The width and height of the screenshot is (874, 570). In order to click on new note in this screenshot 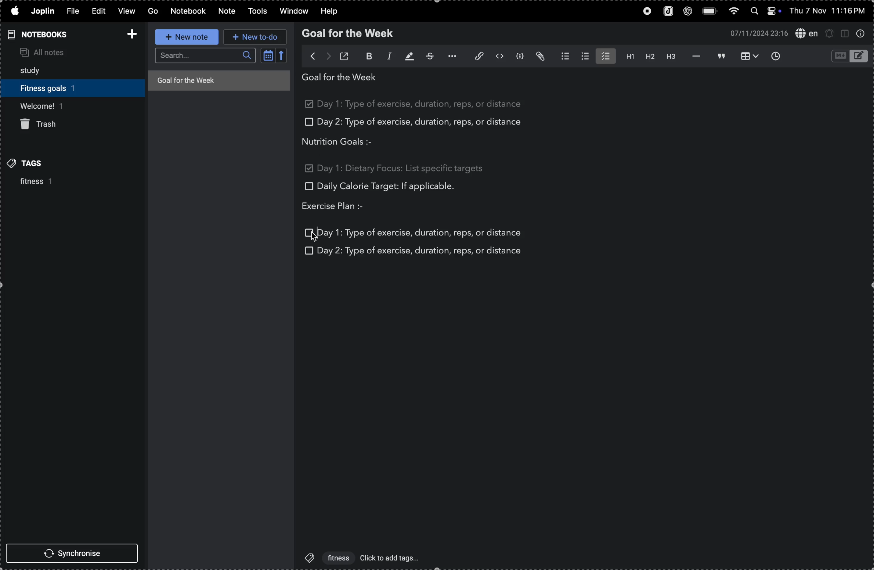, I will do `click(186, 36)`.